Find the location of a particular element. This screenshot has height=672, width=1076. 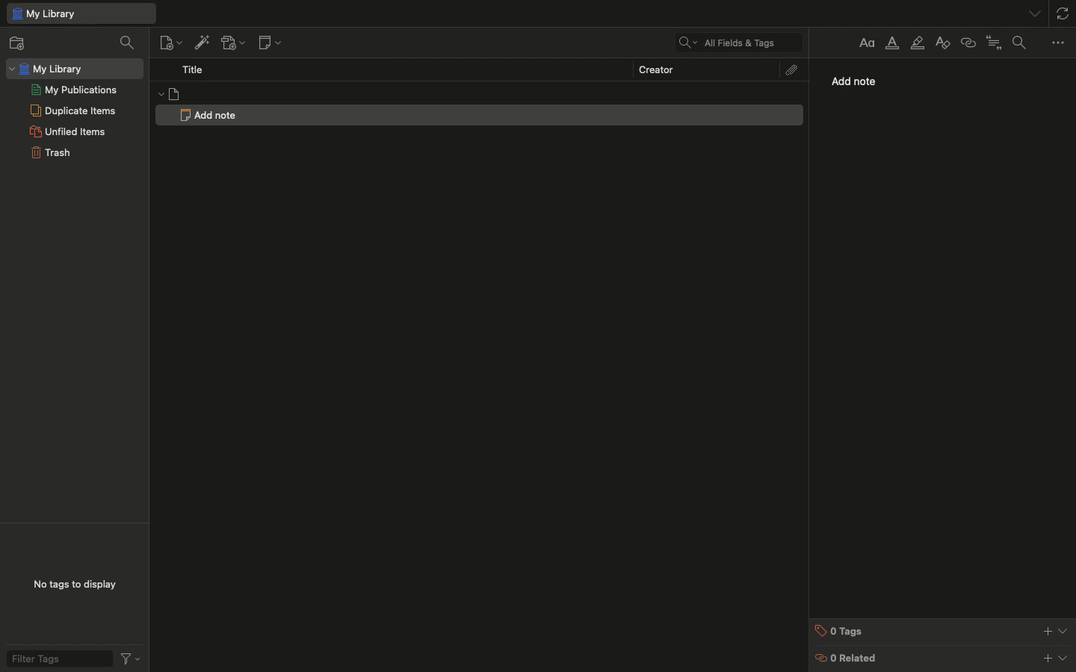

Attachments is located at coordinates (793, 69).